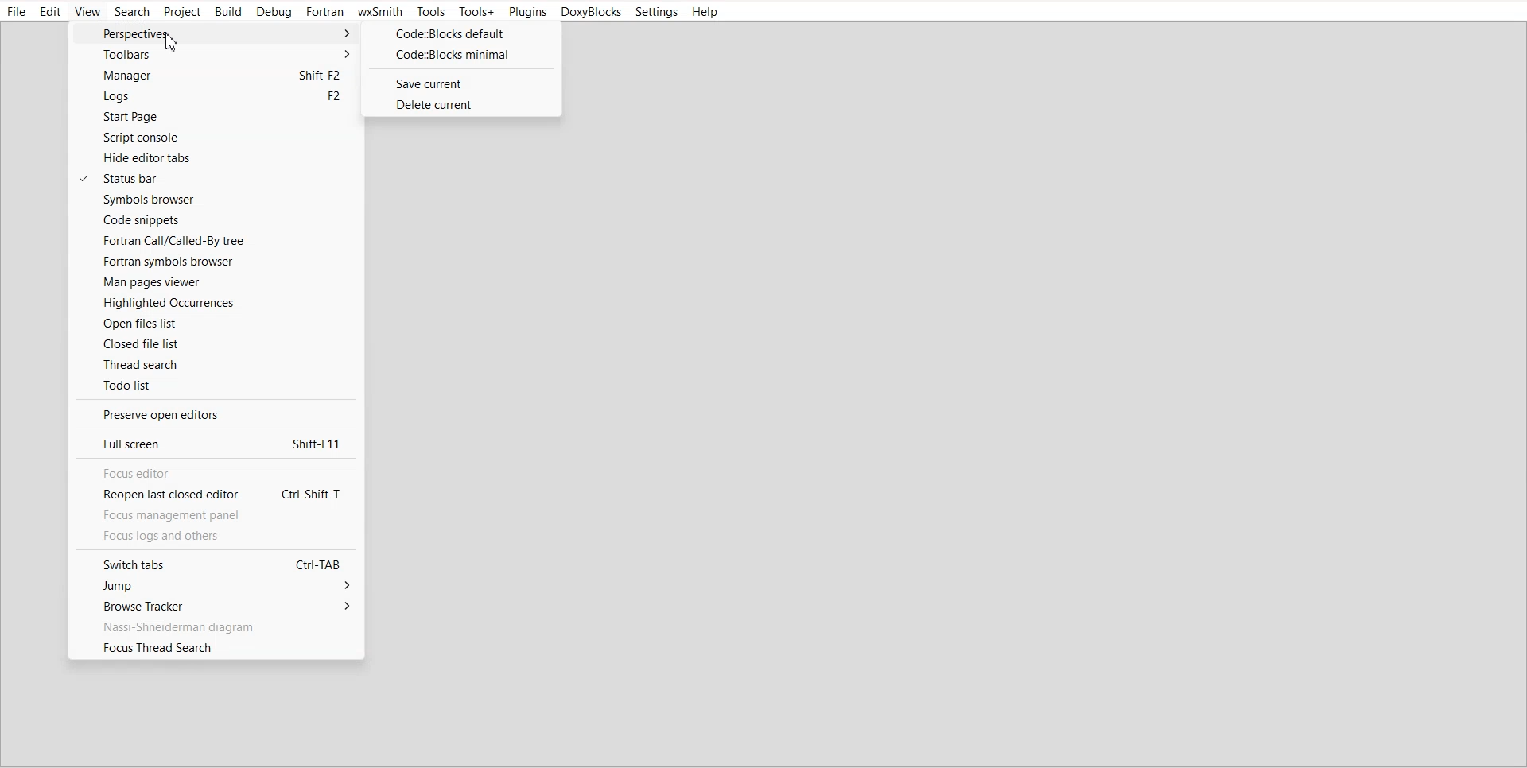 This screenshot has width=1527, height=768. Describe the element at coordinates (132, 12) in the screenshot. I see `Search` at that location.